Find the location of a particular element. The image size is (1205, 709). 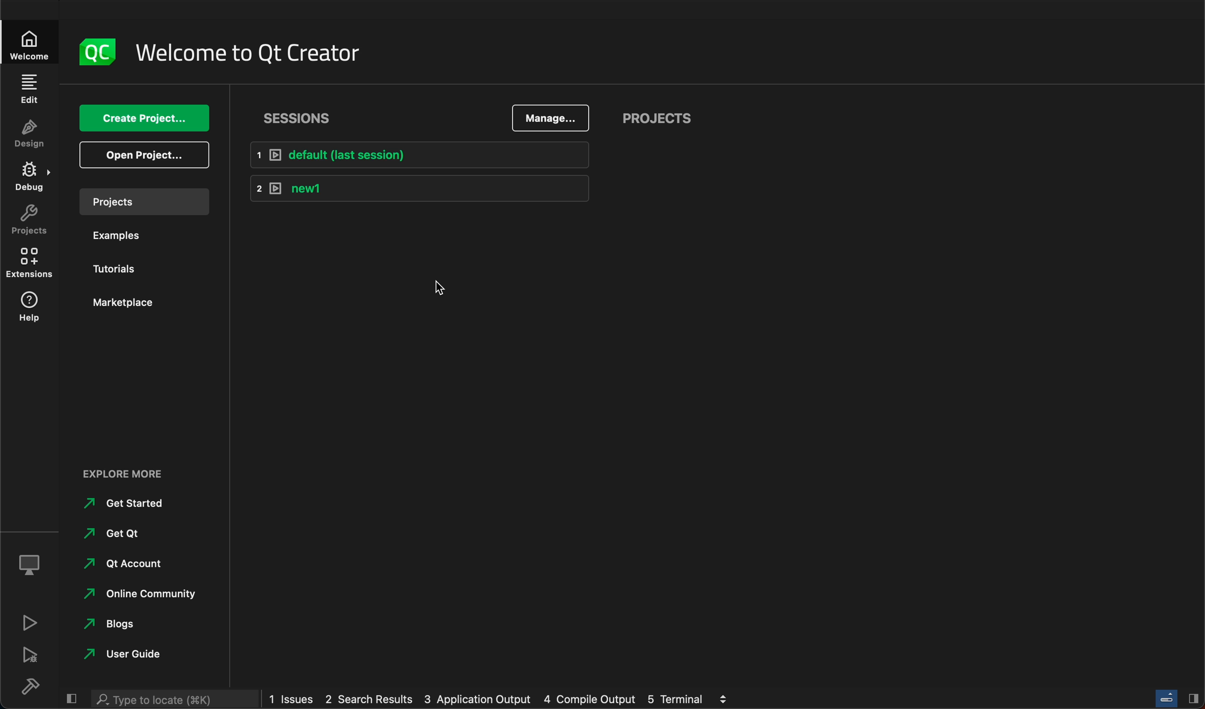

view output is located at coordinates (726, 696).